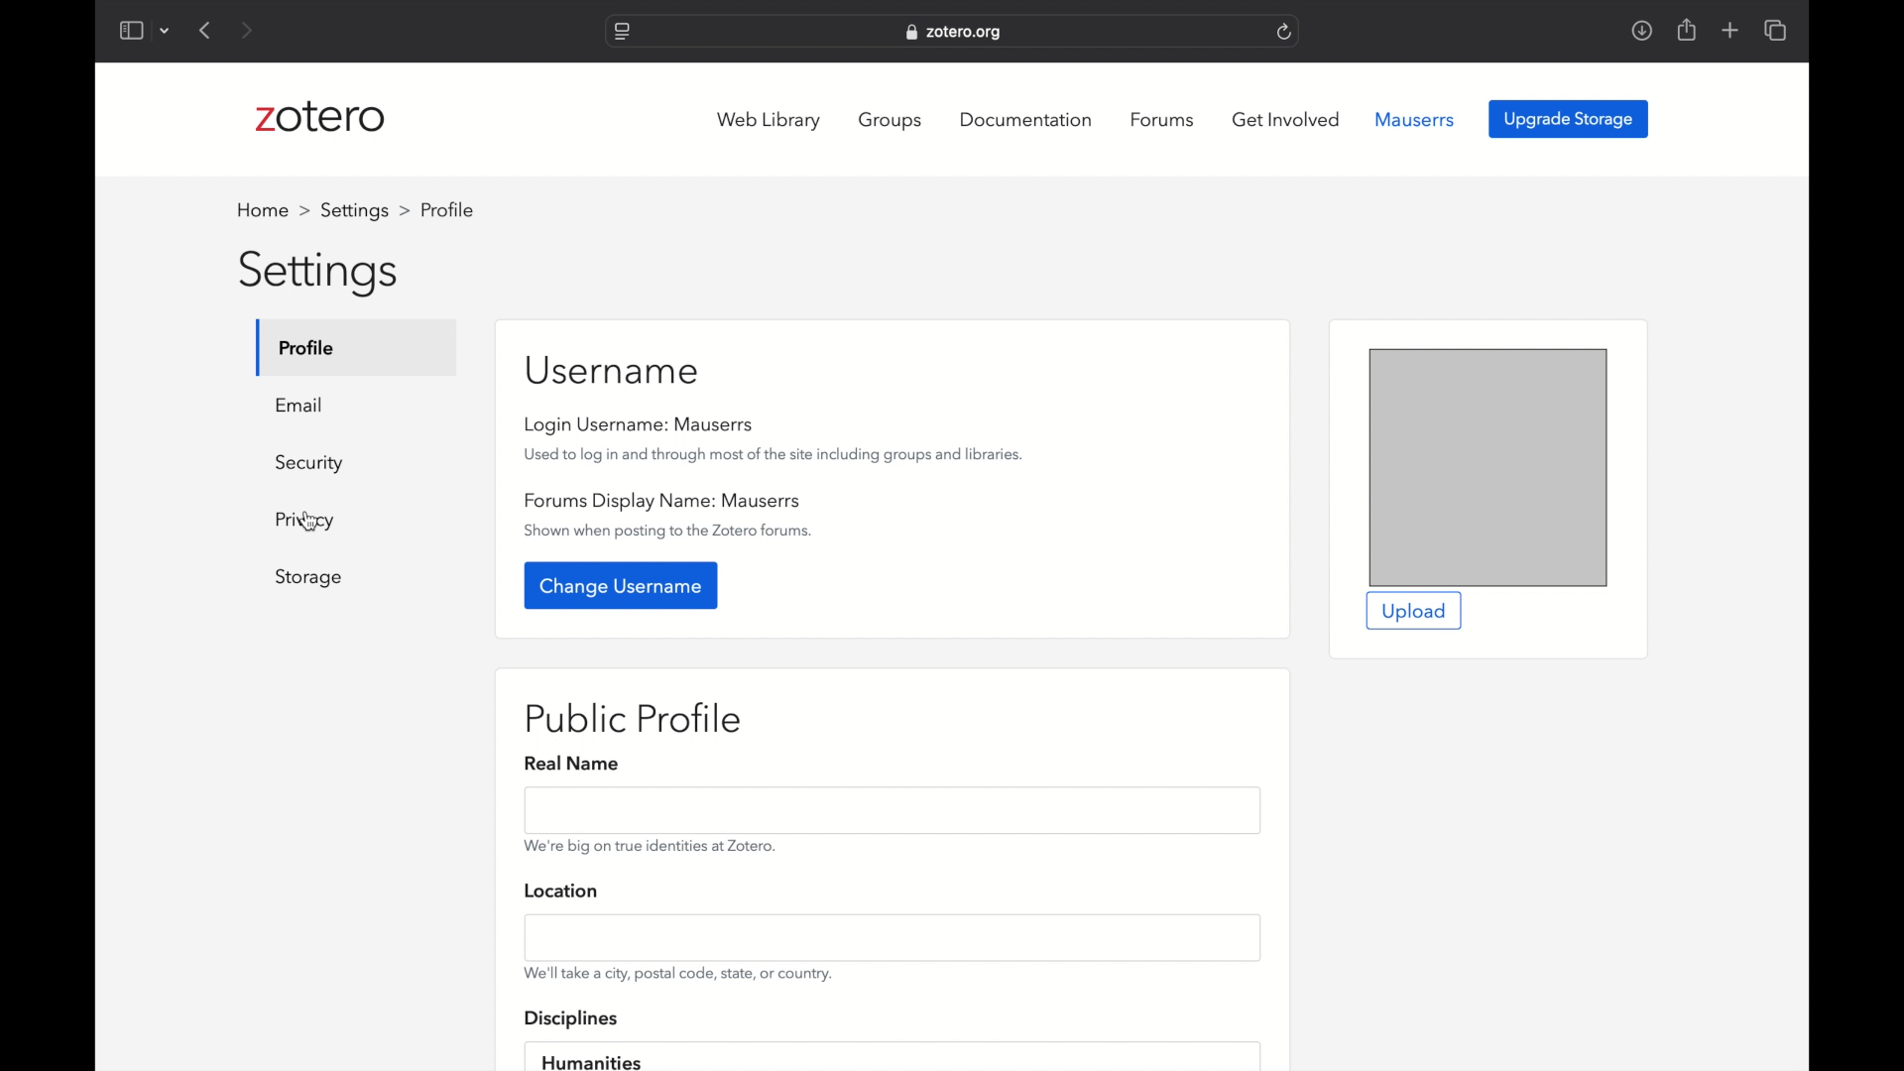 The height and width of the screenshot is (1071, 1904). I want to click on username, so click(611, 371).